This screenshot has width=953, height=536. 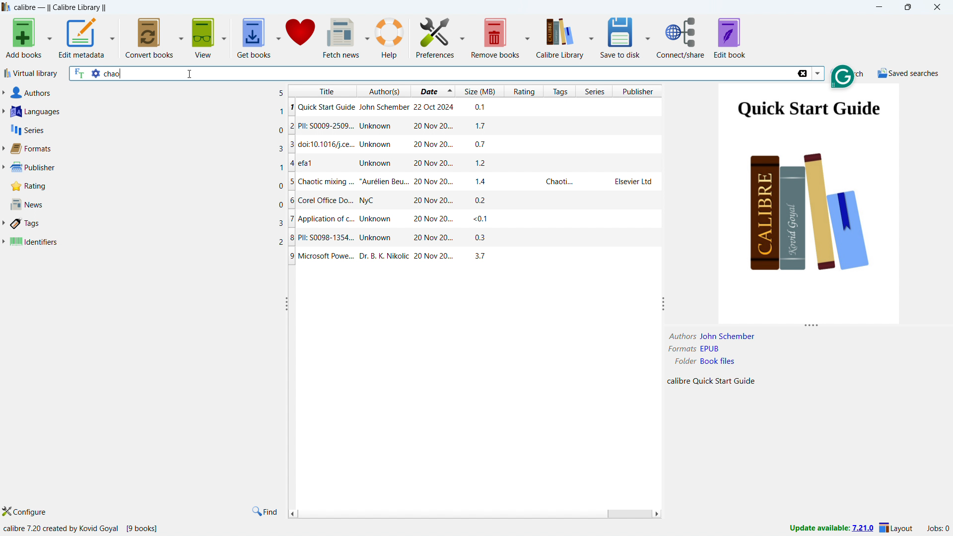 What do you see at coordinates (681, 37) in the screenshot?
I see `connect/share` at bounding box center [681, 37].